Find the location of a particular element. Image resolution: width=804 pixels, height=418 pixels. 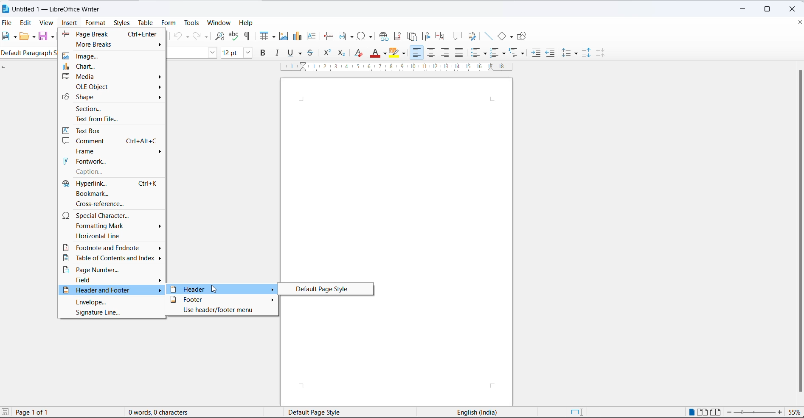

insert line is located at coordinates (488, 36).